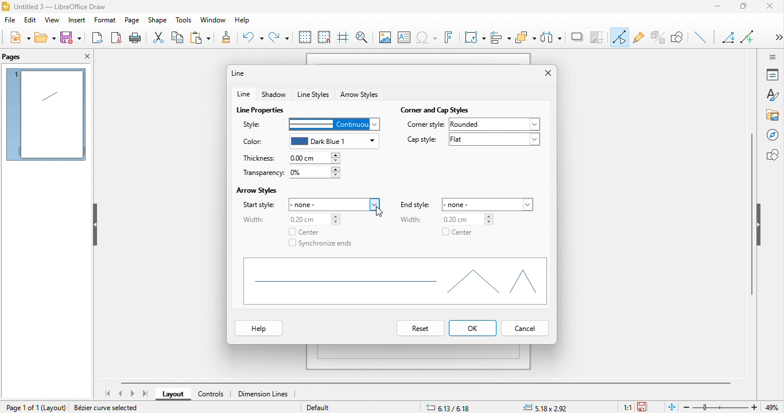  What do you see at coordinates (773, 75) in the screenshot?
I see `properties` at bounding box center [773, 75].